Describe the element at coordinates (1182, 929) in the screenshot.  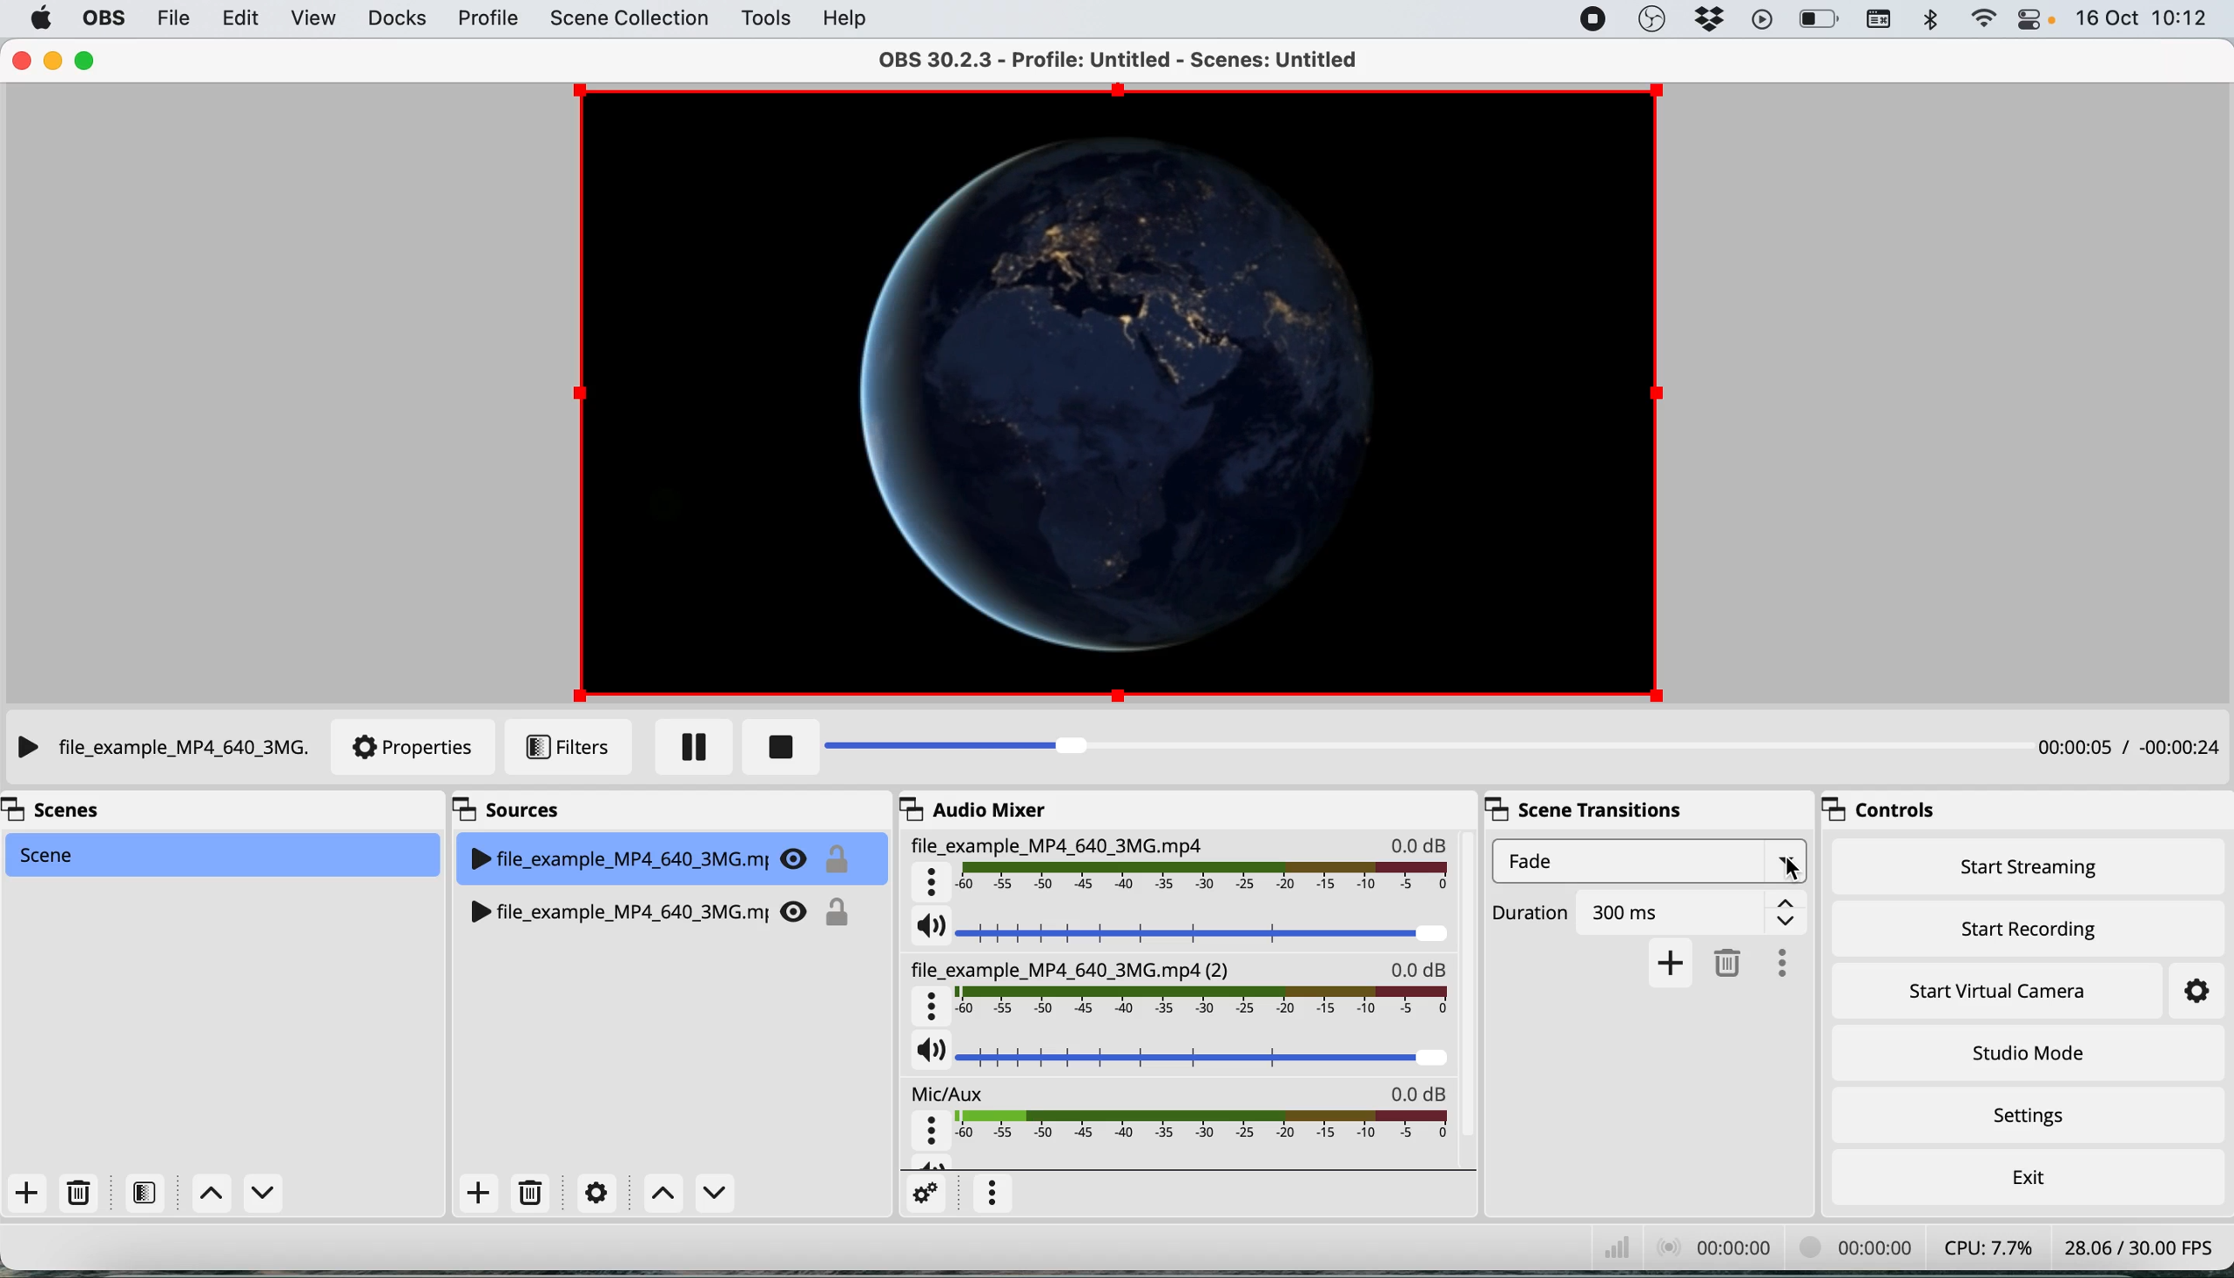
I see `current source audio volume` at that location.